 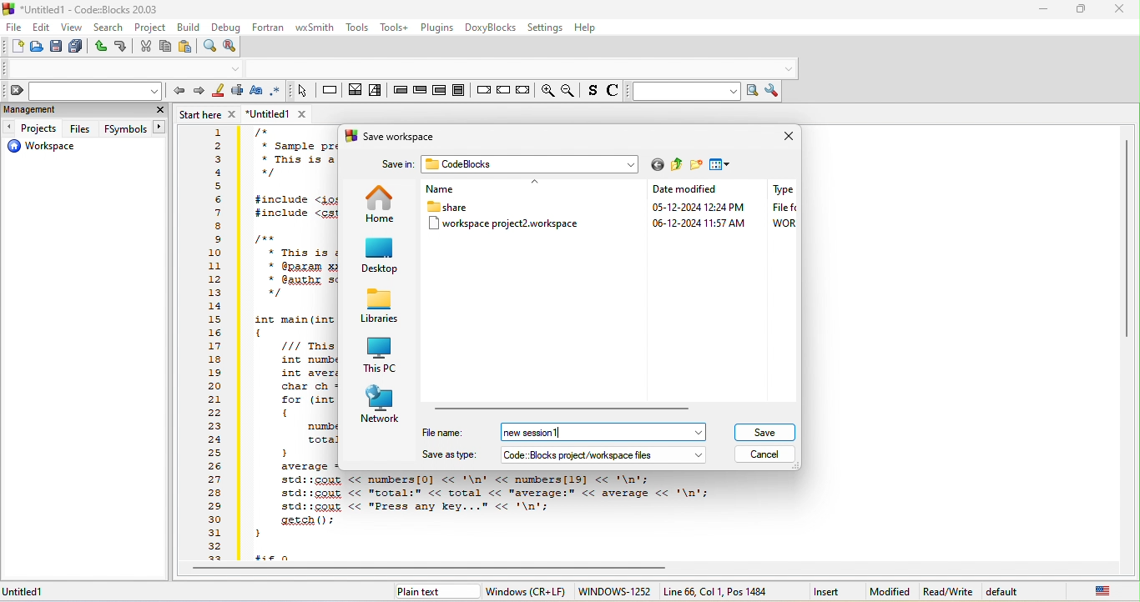 What do you see at coordinates (561, 434) in the screenshot?
I see `typing cursor` at bounding box center [561, 434].